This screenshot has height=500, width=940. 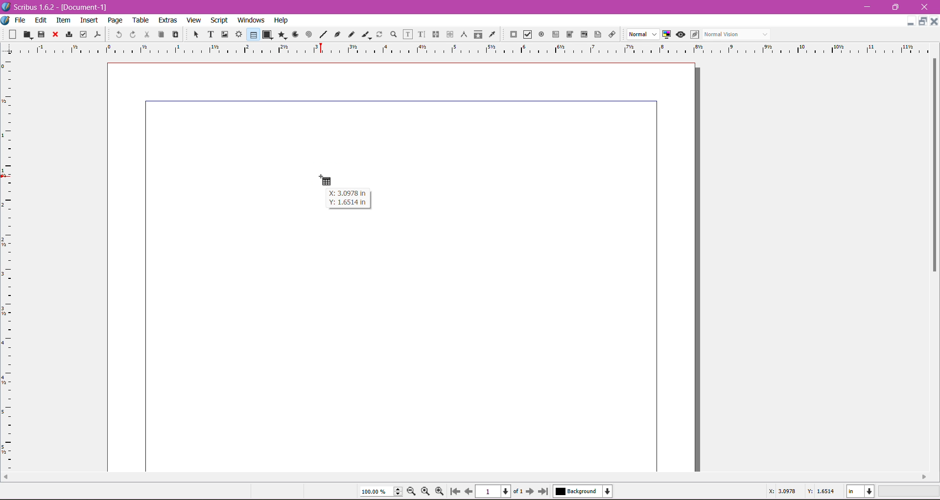 I want to click on Save as PDF, so click(x=99, y=32).